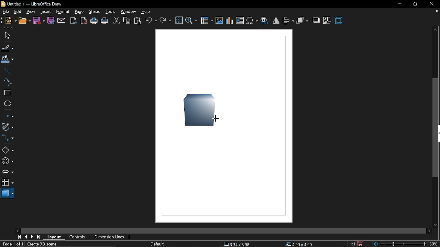 This screenshot has width=440, height=247. What do you see at coordinates (63, 12) in the screenshot?
I see `format` at bounding box center [63, 12].